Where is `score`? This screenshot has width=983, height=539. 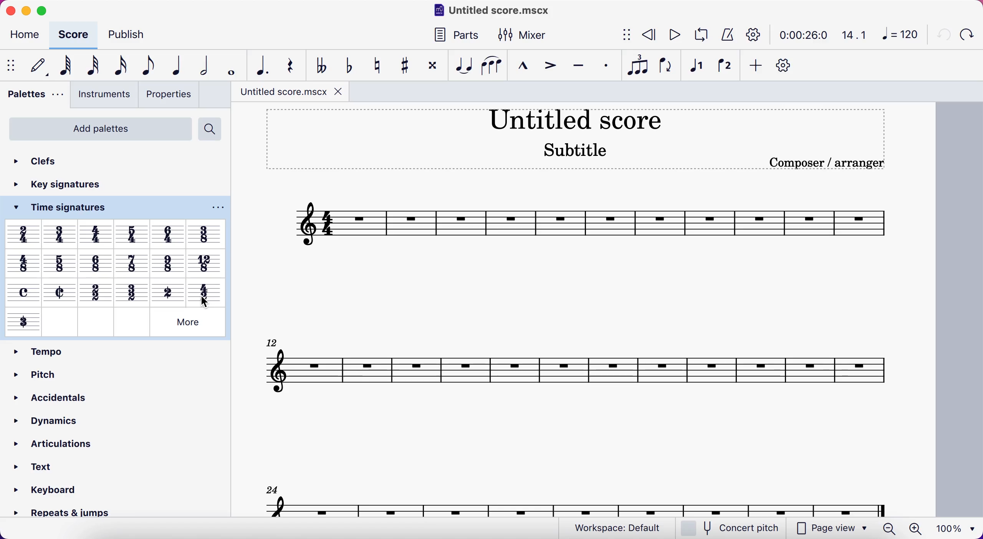 score is located at coordinates (583, 224).